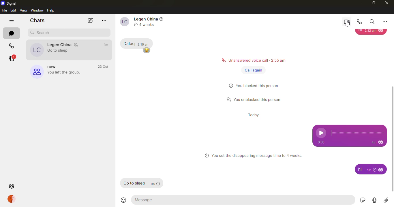  I want to click on chats, so click(37, 21).